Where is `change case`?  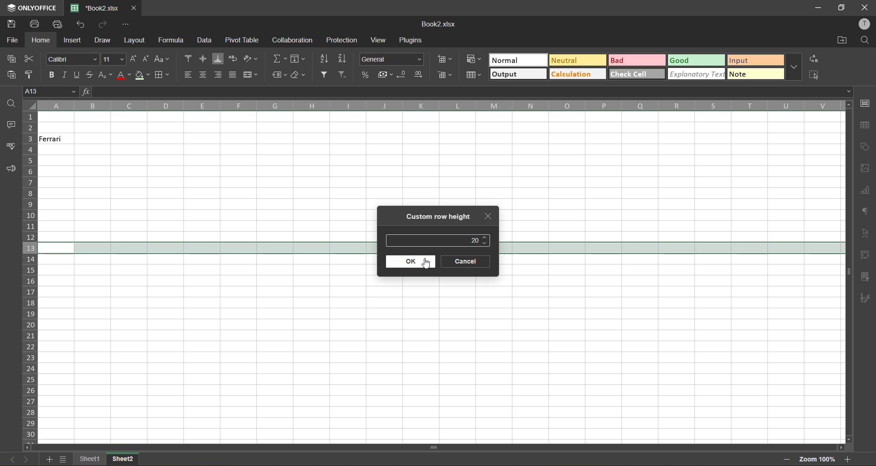 change case is located at coordinates (163, 60).